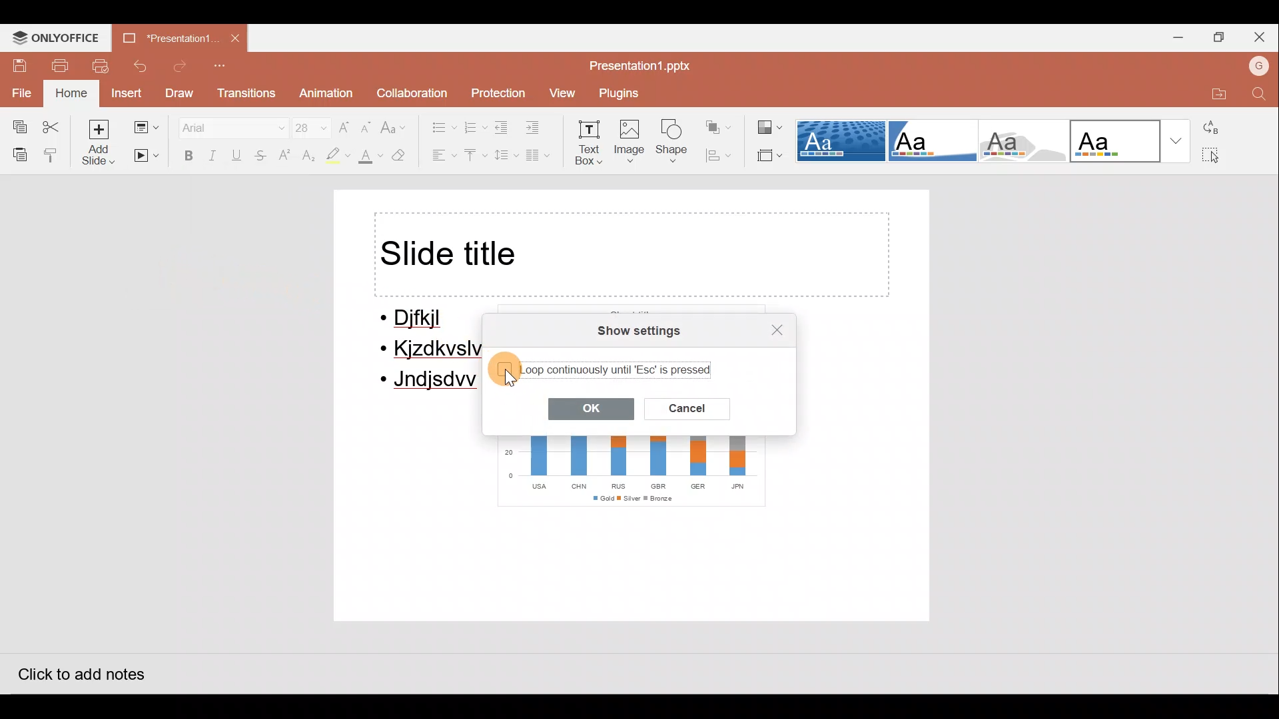  I want to click on Insert columns, so click(539, 154).